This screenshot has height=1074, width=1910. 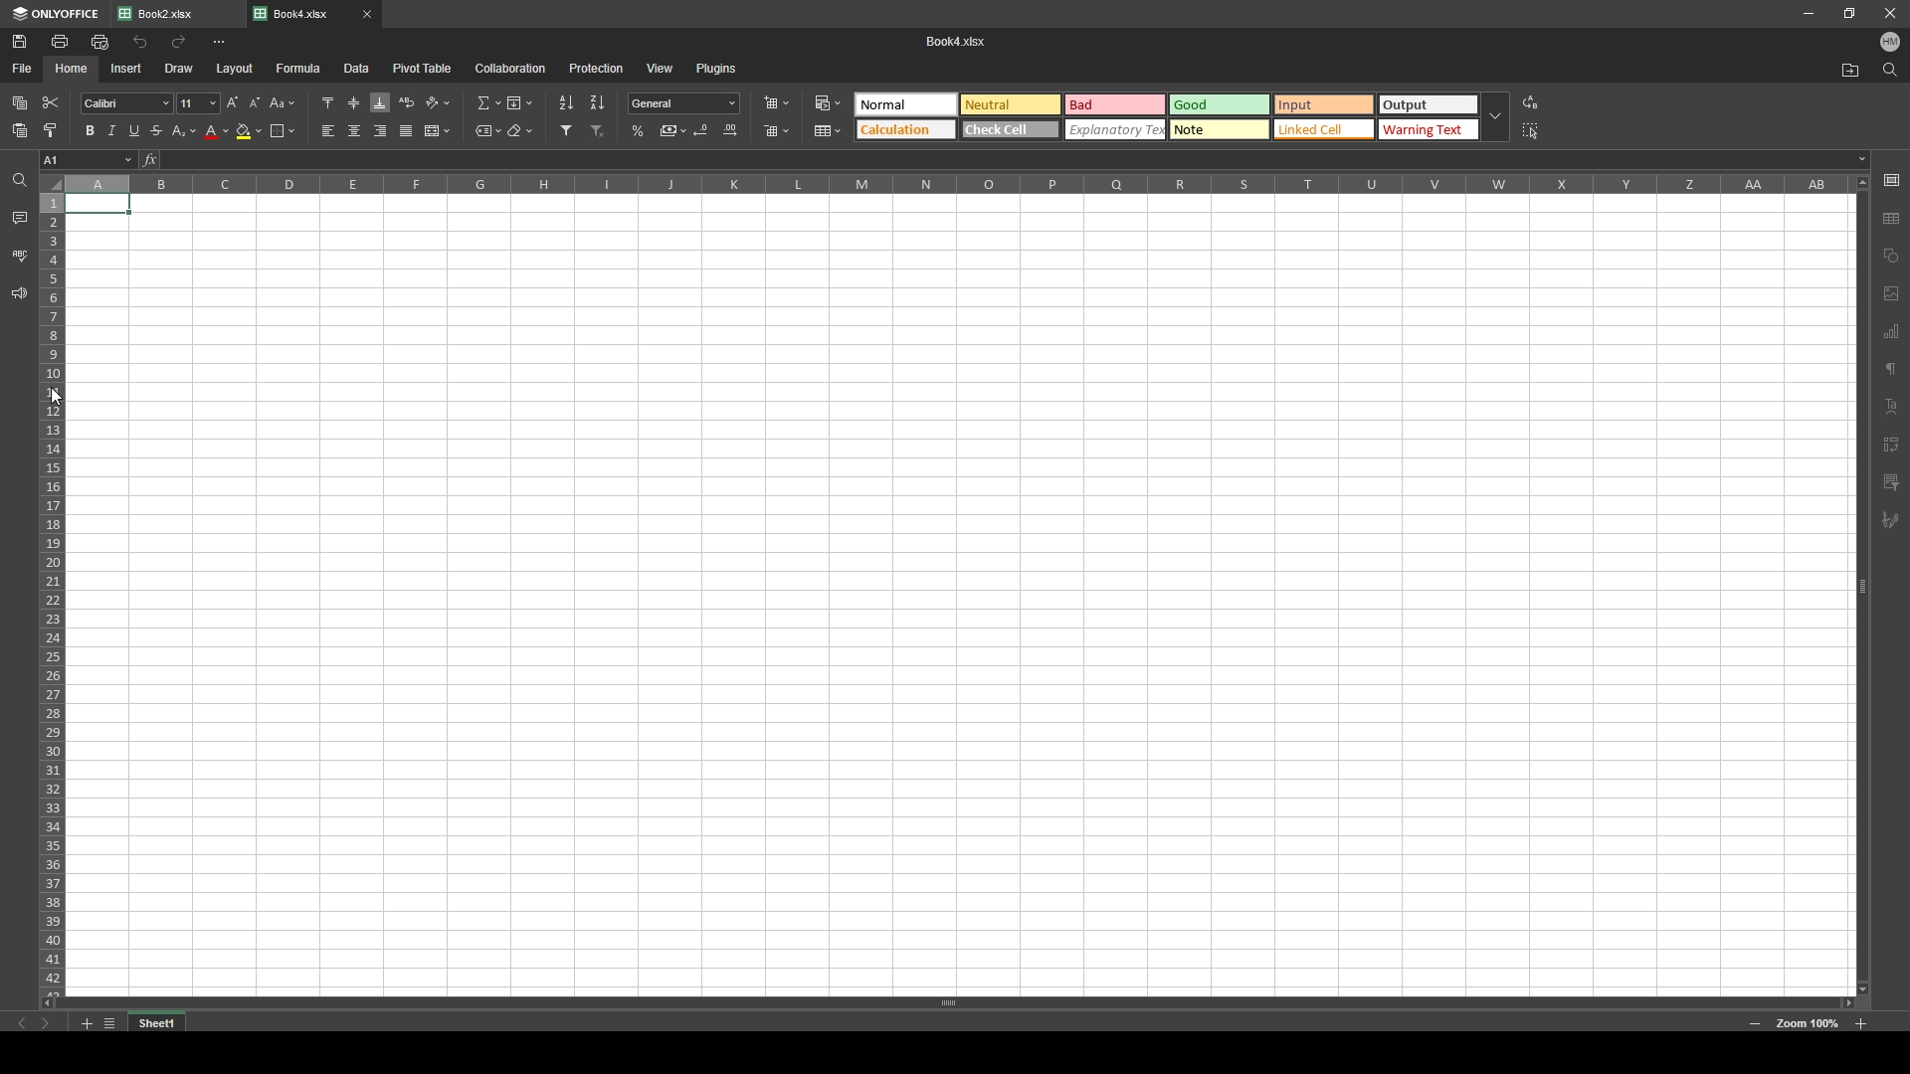 I want to click on redo, so click(x=180, y=41).